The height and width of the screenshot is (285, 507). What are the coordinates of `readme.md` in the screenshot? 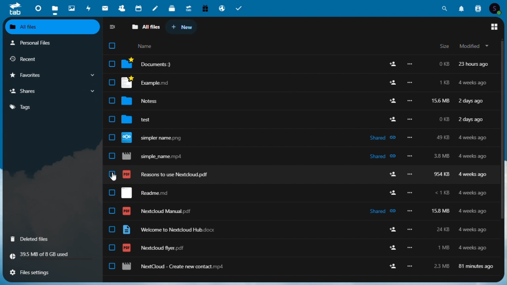 It's located at (145, 192).